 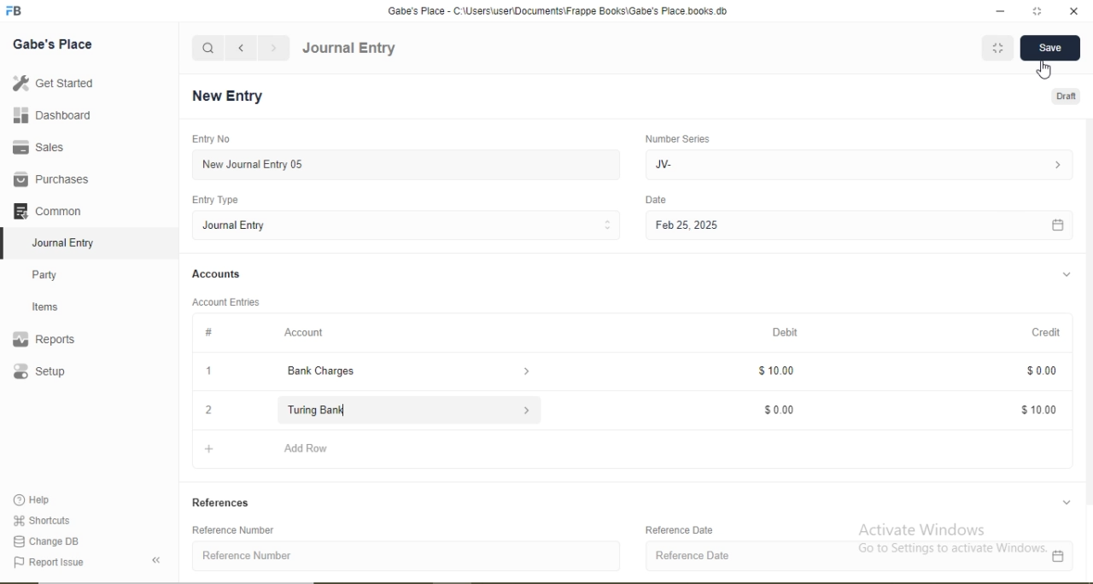 I want to click on $10.00, so click(x=777, y=371).